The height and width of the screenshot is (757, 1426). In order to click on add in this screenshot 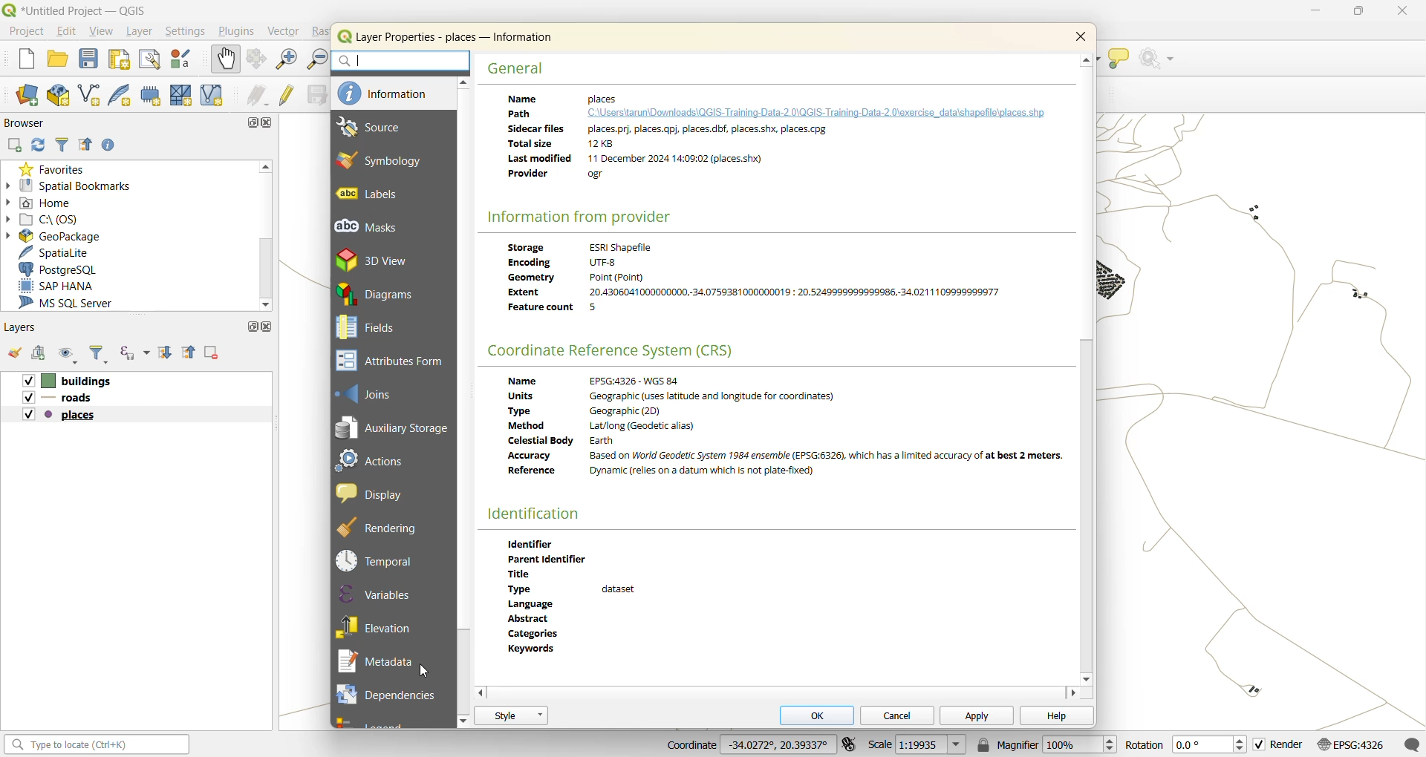, I will do `click(13, 145)`.